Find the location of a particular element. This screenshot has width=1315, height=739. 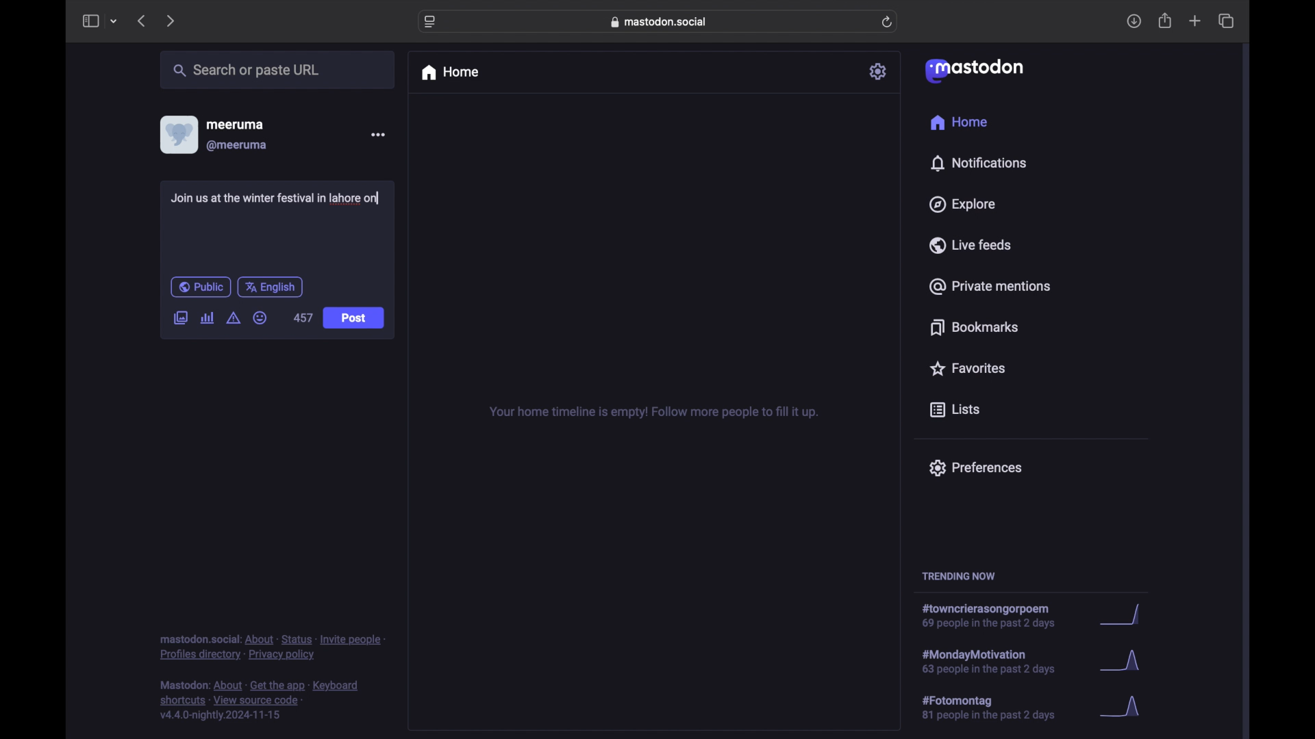

new tab is located at coordinates (1195, 21).